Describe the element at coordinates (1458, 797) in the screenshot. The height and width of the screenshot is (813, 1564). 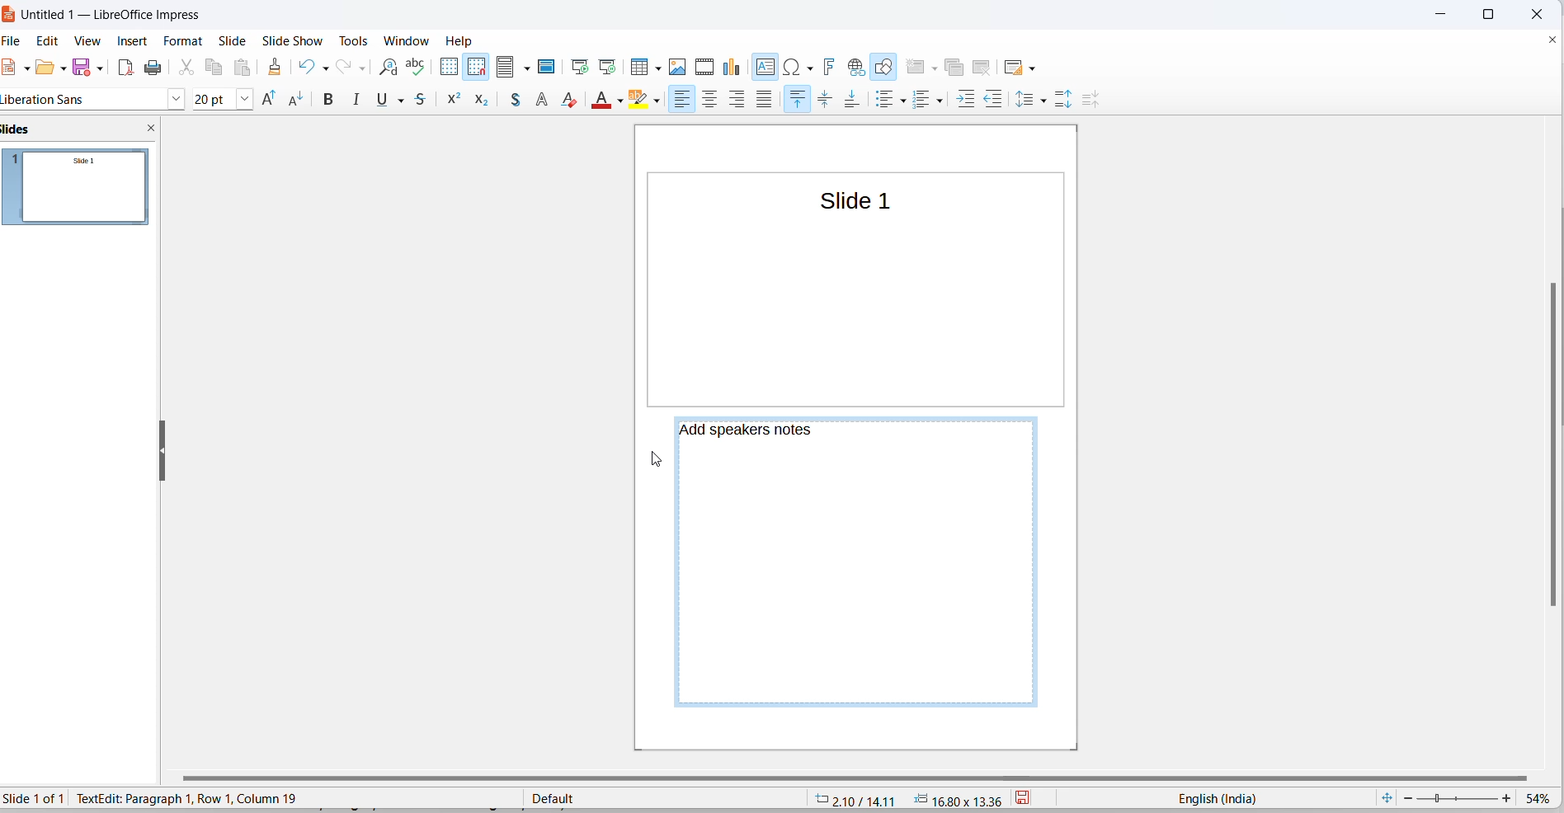
I see `zoom slider` at that location.